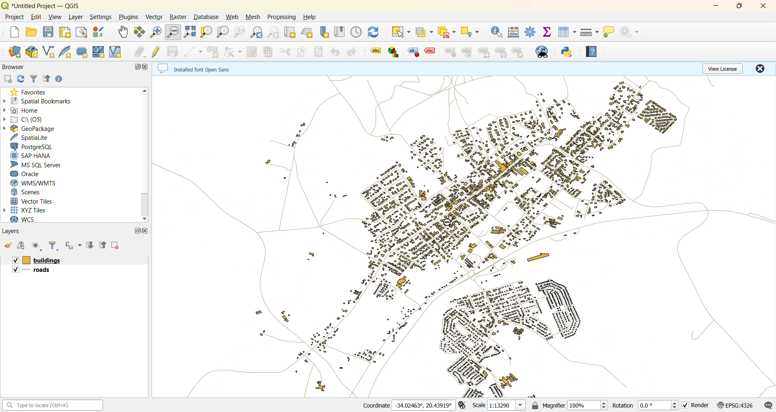 The height and width of the screenshot is (412, 776). I want to click on new shapefile layer, so click(50, 52).